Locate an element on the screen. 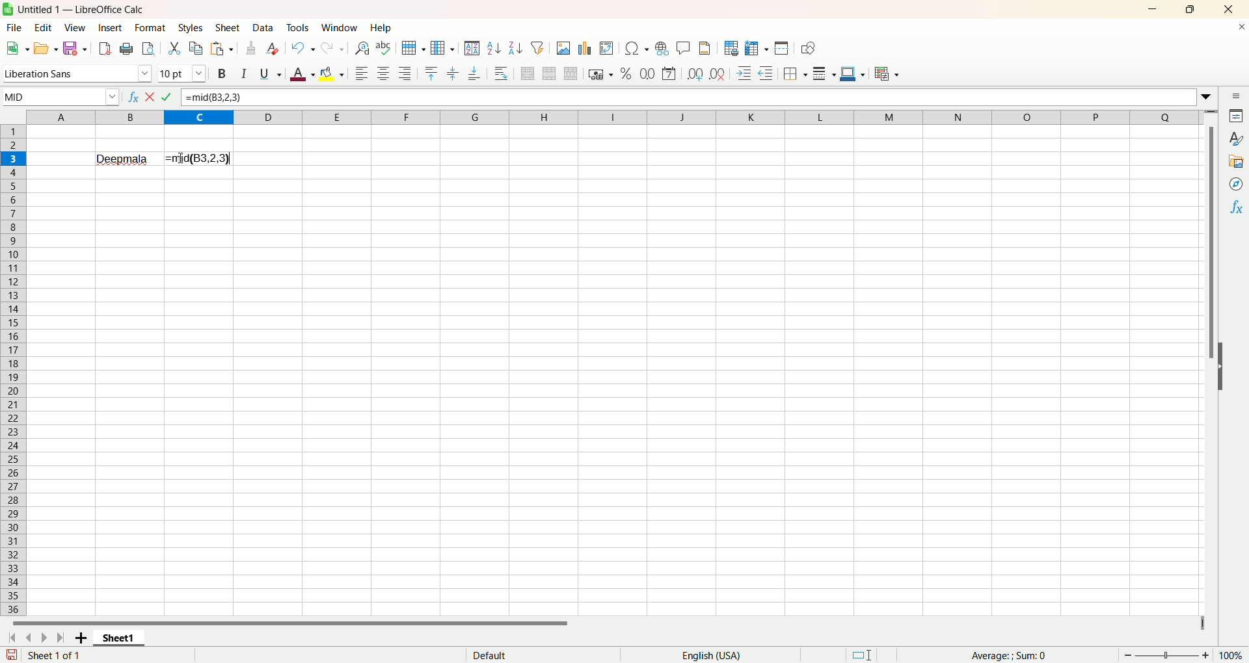 The height and width of the screenshot is (663, 1249). Undo is located at coordinates (304, 47).